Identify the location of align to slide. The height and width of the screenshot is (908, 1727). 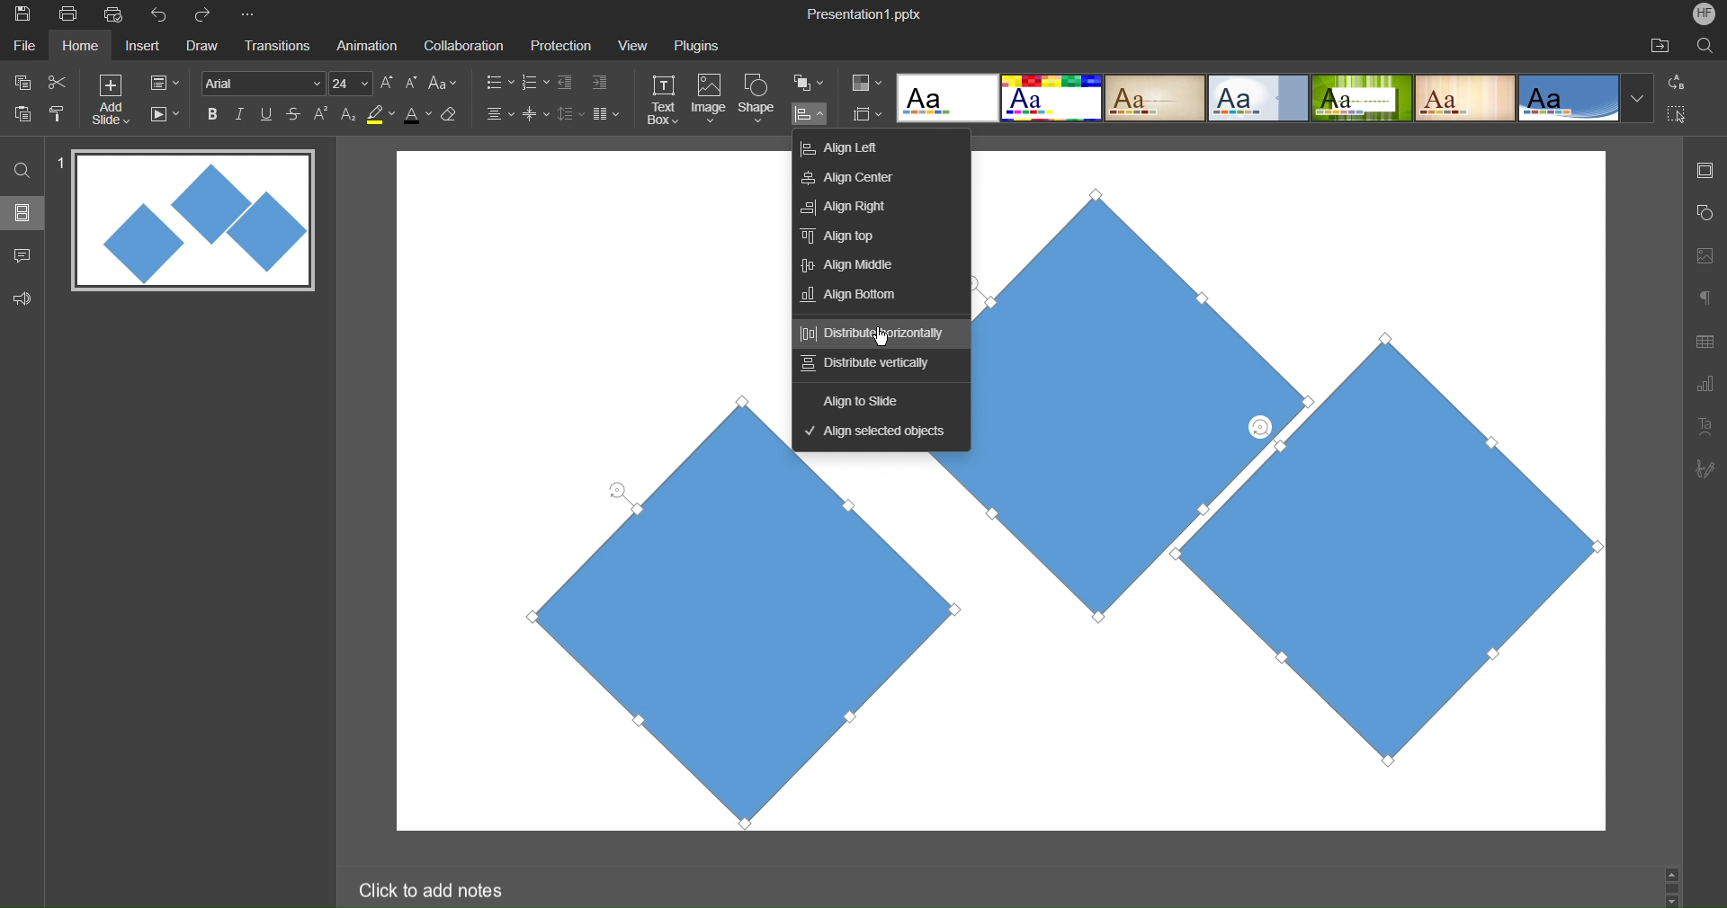
(872, 397).